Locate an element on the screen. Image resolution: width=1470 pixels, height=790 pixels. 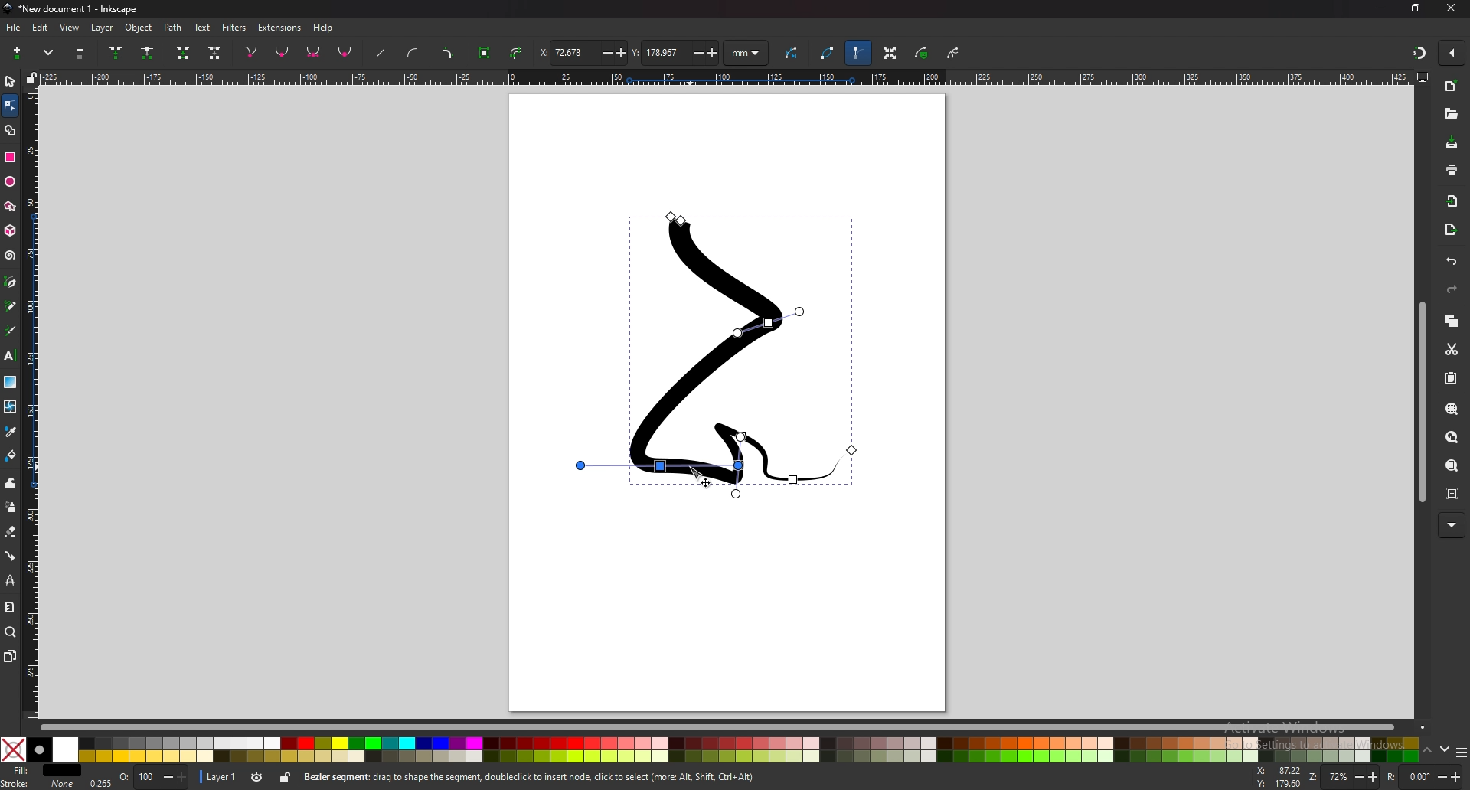
add corners lpe is located at coordinates (449, 53).